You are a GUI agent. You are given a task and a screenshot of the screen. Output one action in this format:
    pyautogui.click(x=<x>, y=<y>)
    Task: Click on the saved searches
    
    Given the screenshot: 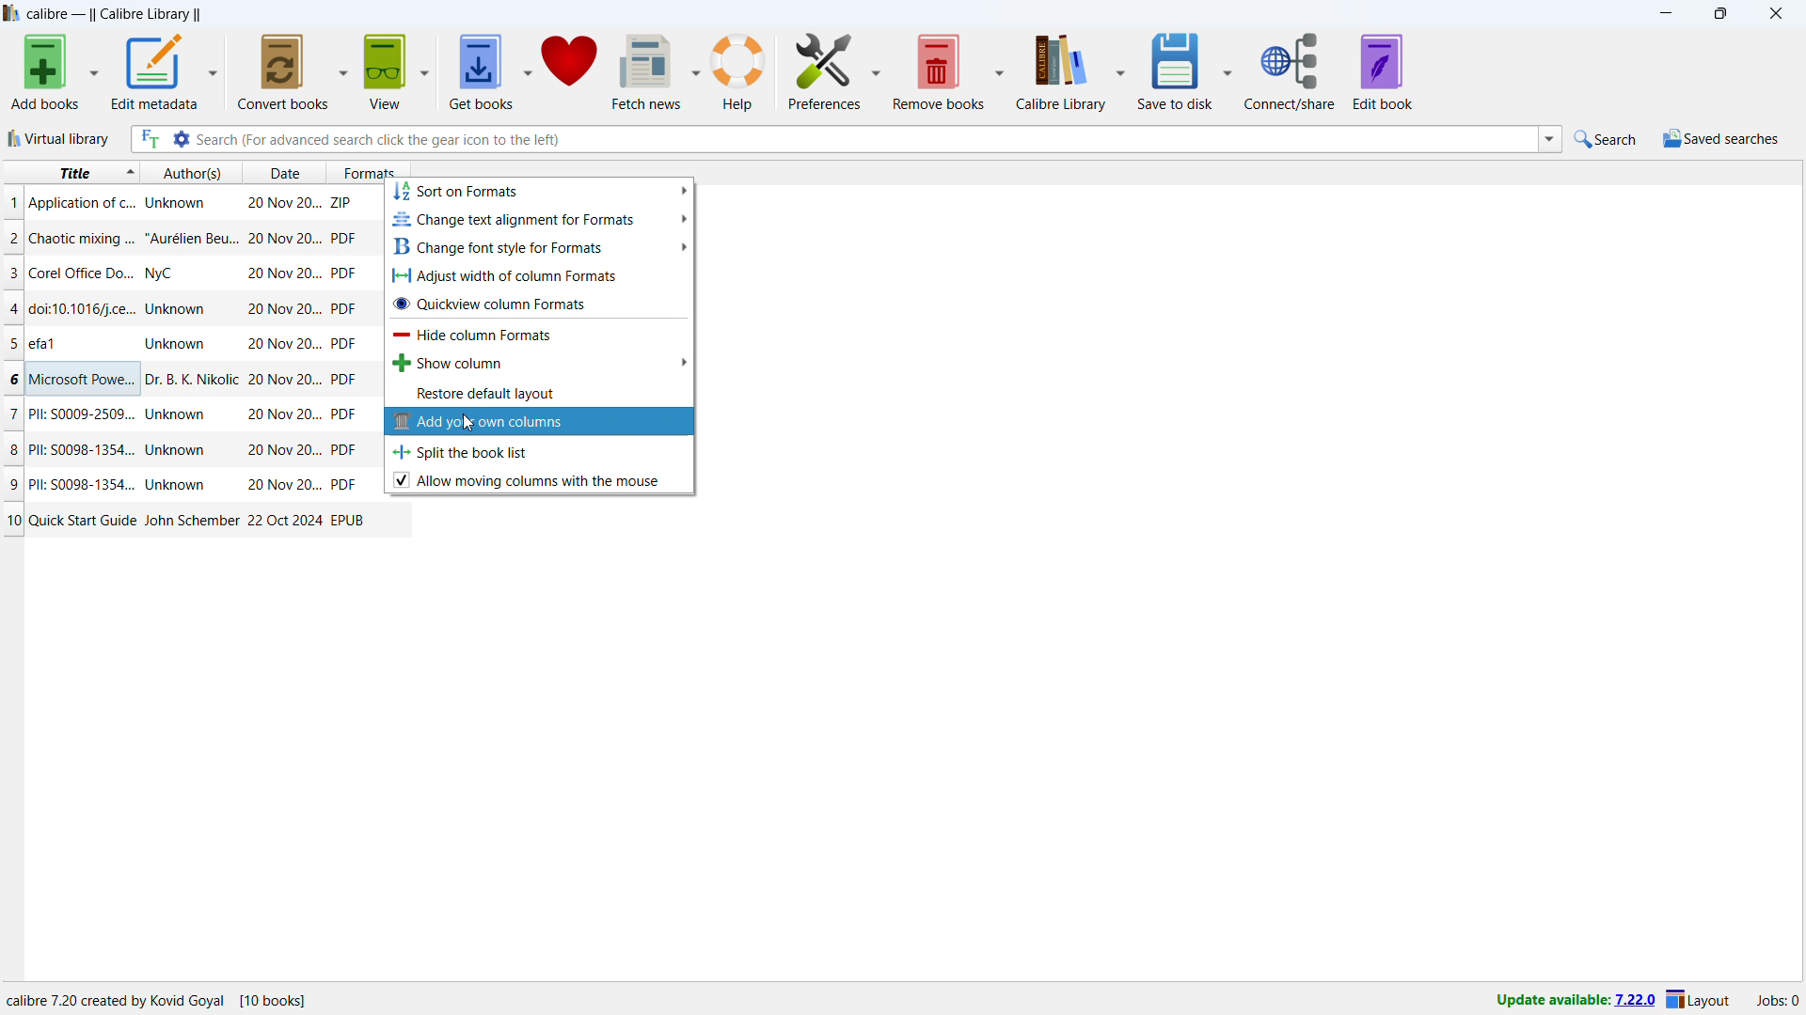 What is the action you would take?
    pyautogui.click(x=1719, y=138)
    